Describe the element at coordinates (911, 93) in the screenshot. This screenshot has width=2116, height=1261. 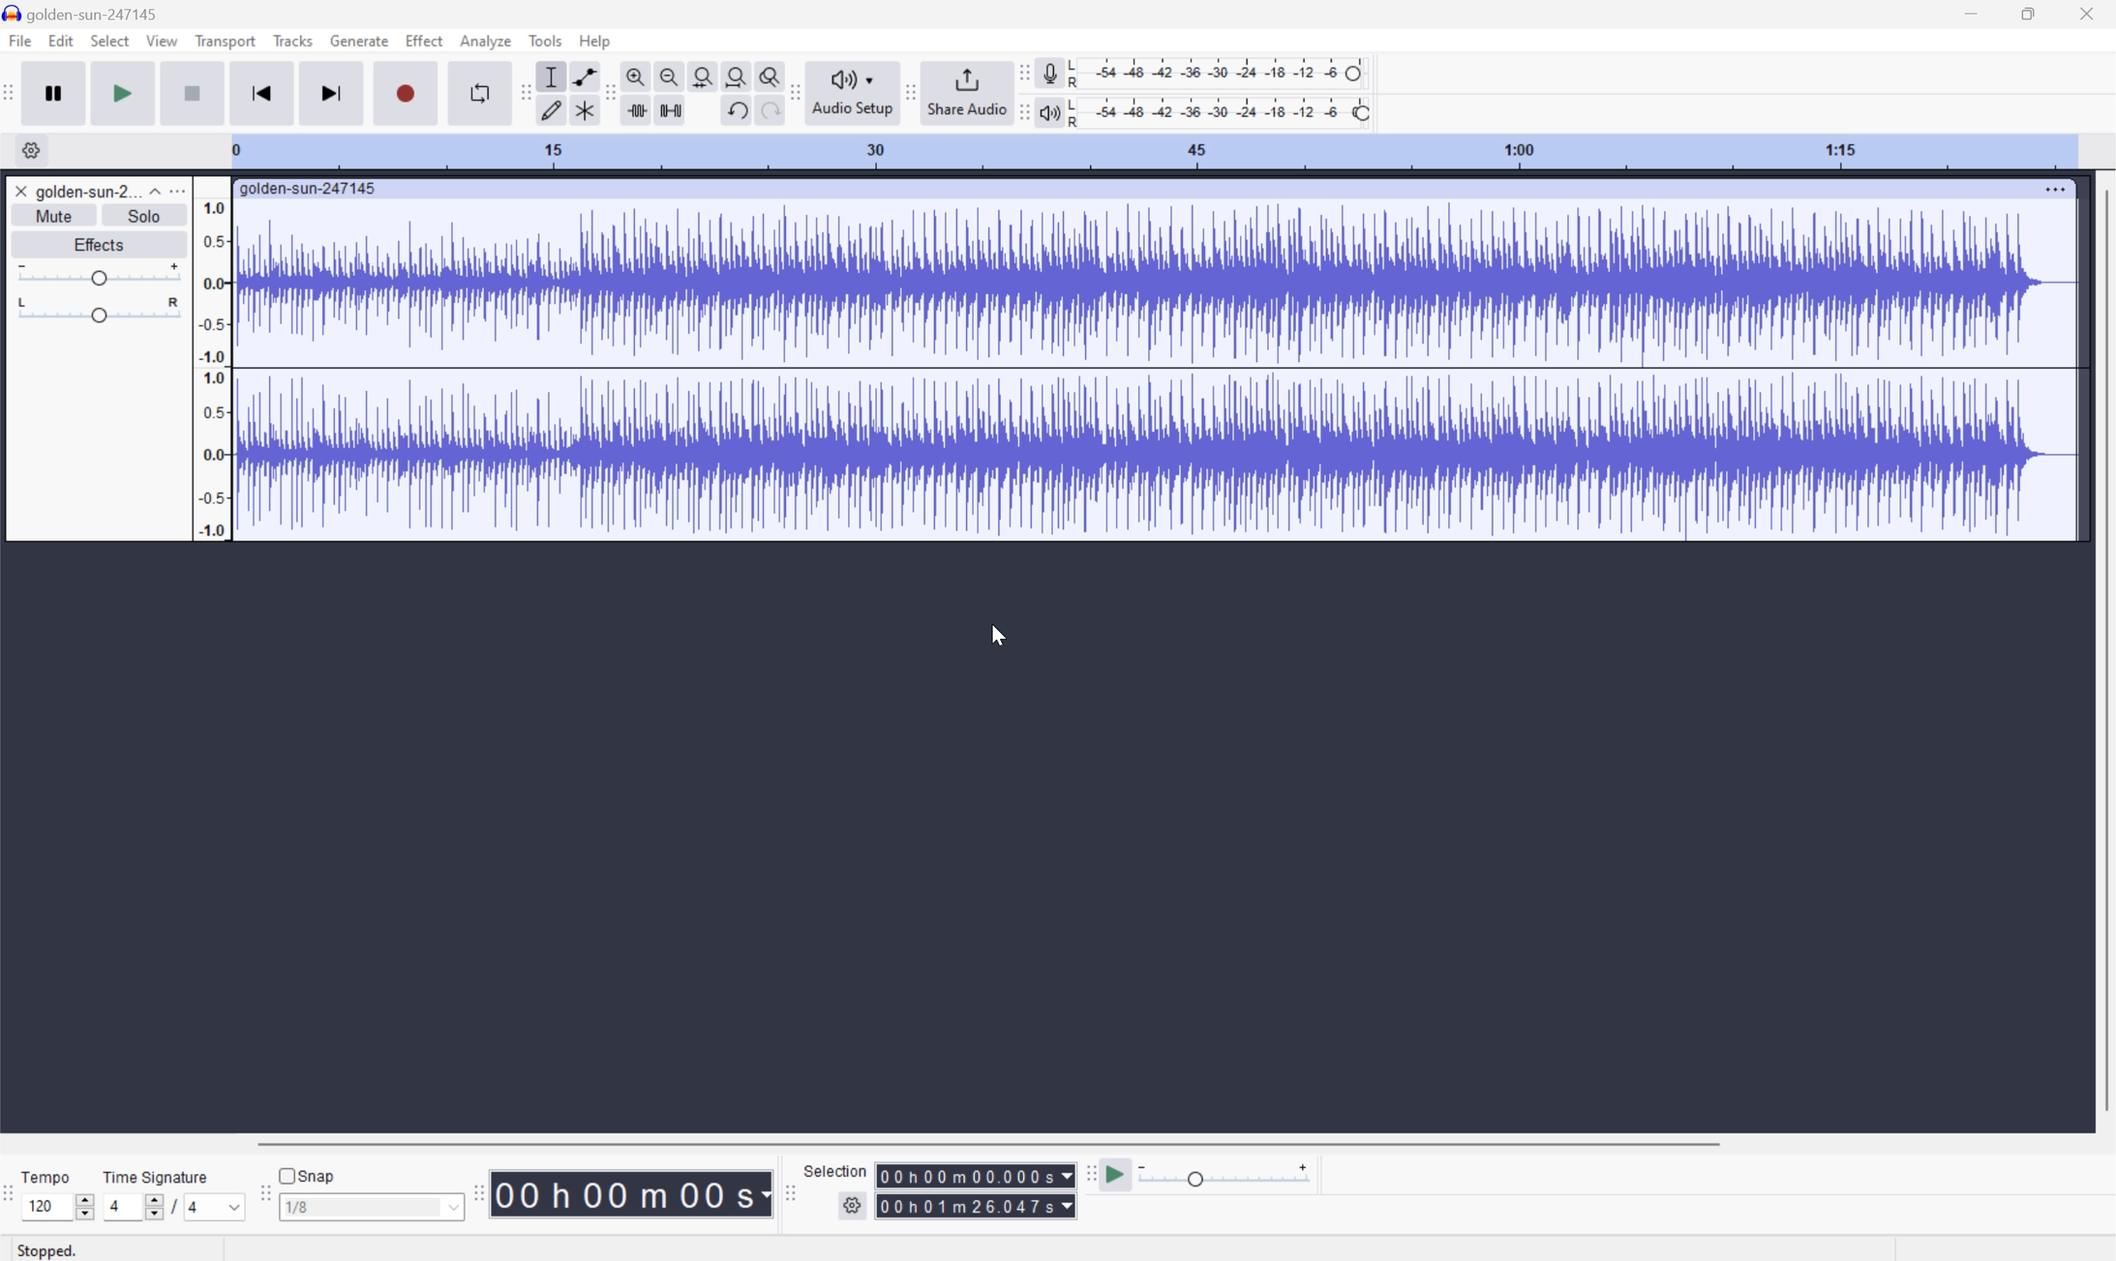
I see `Audacity share audio toolbar` at that location.